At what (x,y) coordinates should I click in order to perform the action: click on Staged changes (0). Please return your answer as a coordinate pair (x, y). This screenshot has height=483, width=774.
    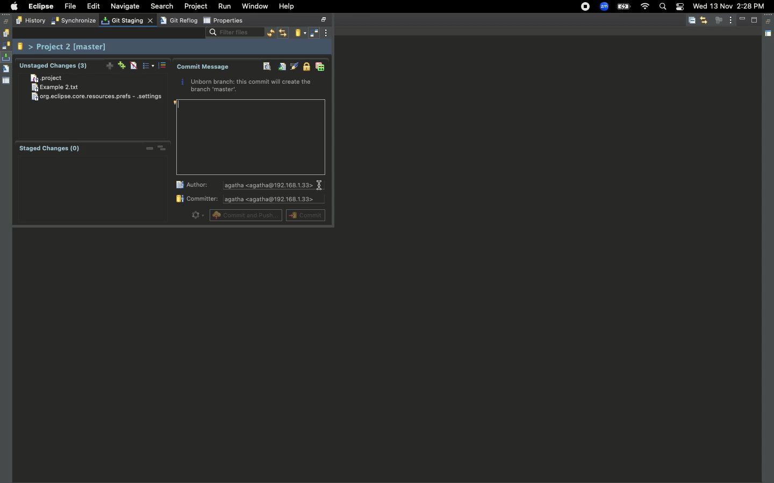
    Looking at the image, I should click on (53, 149).